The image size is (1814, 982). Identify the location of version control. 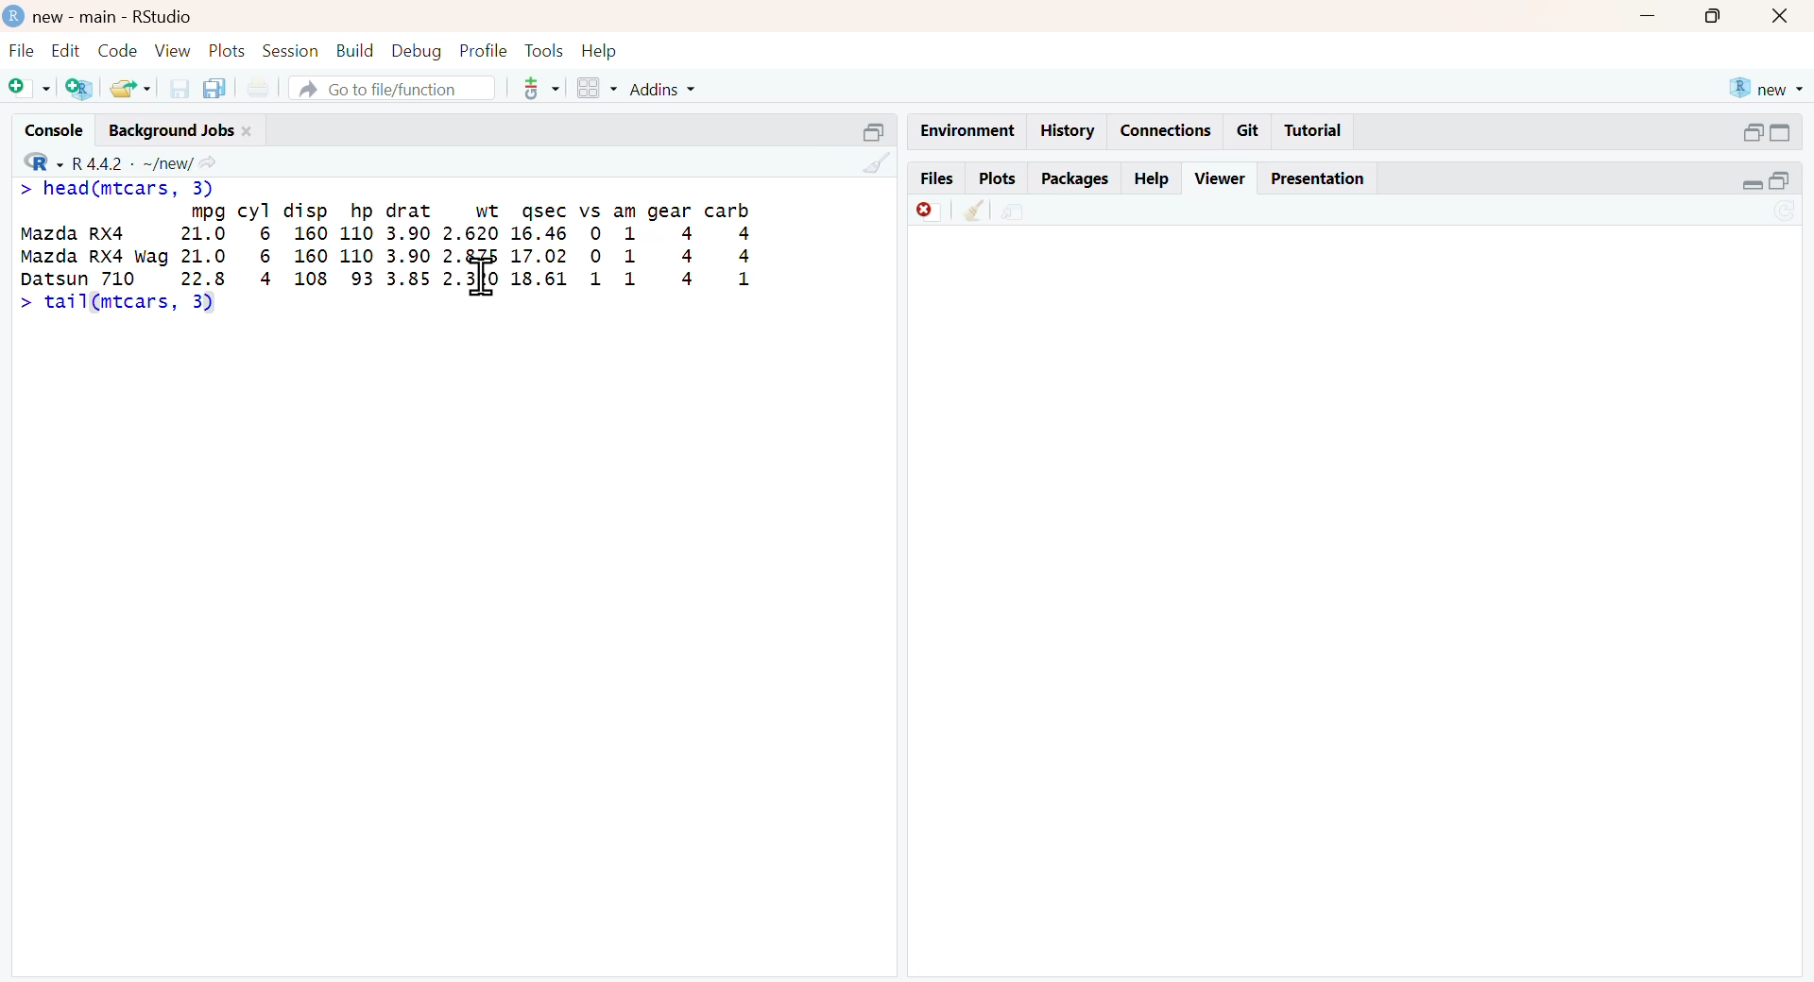
(537, 88).